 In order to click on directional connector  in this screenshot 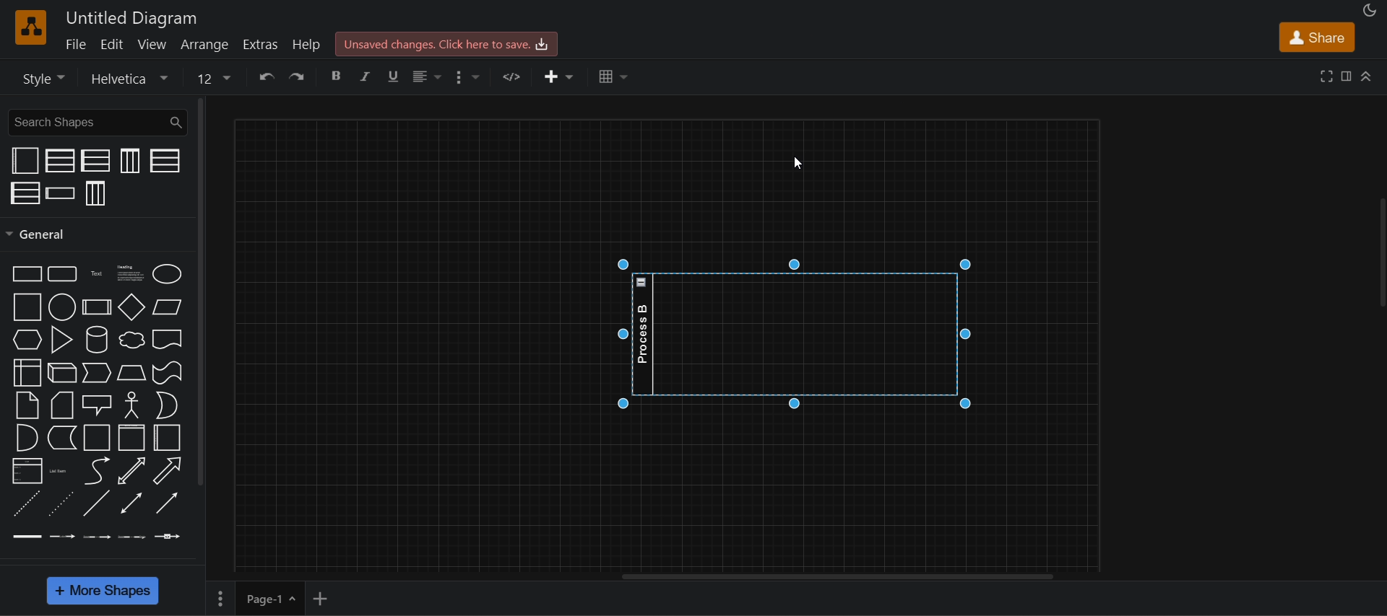, I will do `click(167, 503)`.